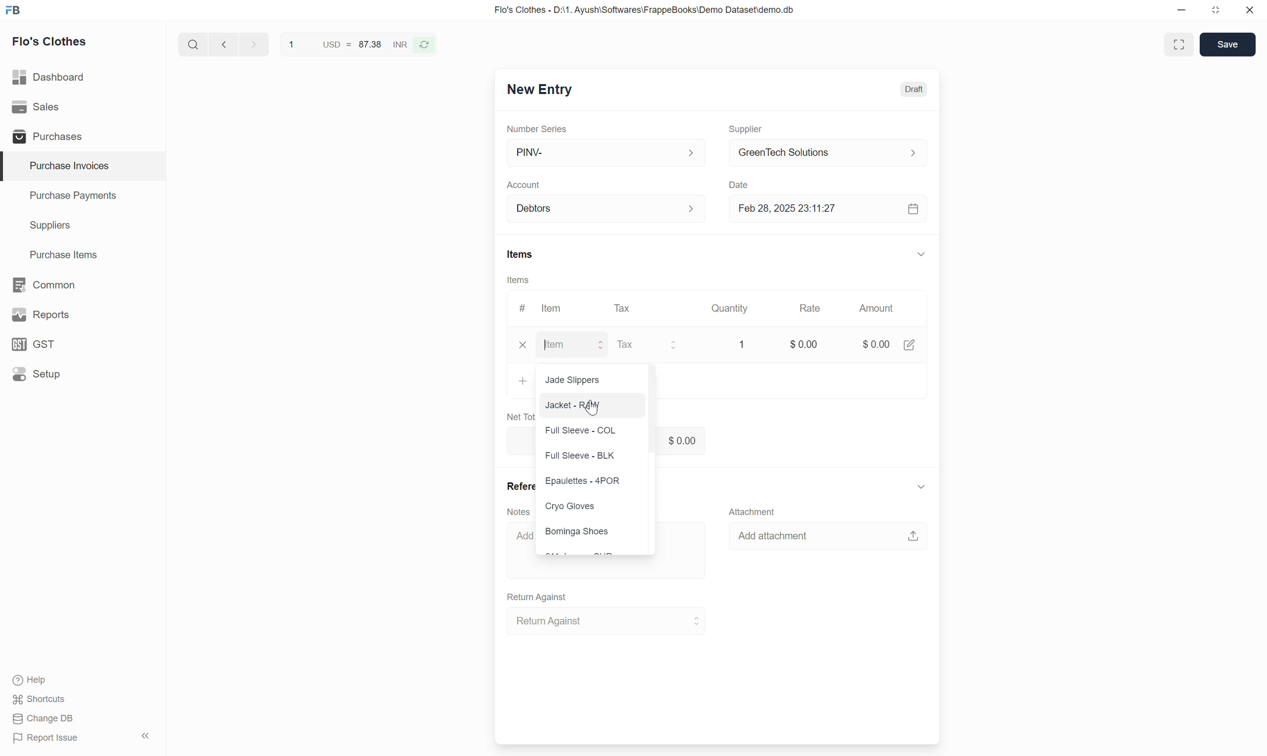  I want to click on $0.00, so click(804, 344).